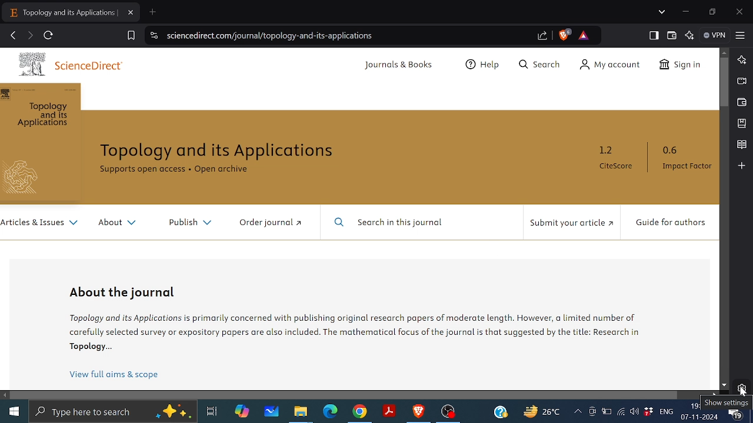  What do you see at coordinates (11, 34) in the screenshot?
I see `Go back` at bounding box center [11, 34].